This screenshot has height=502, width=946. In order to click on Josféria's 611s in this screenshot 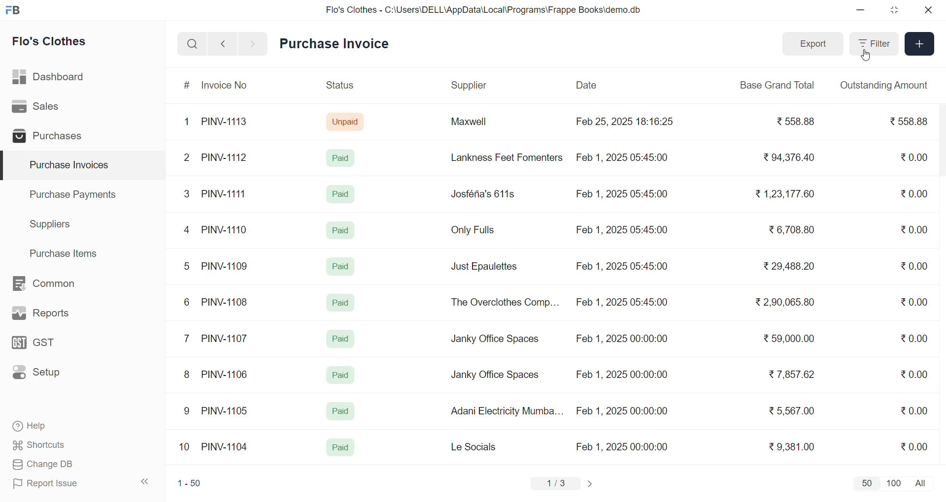, I will do `click(481, 192)`.